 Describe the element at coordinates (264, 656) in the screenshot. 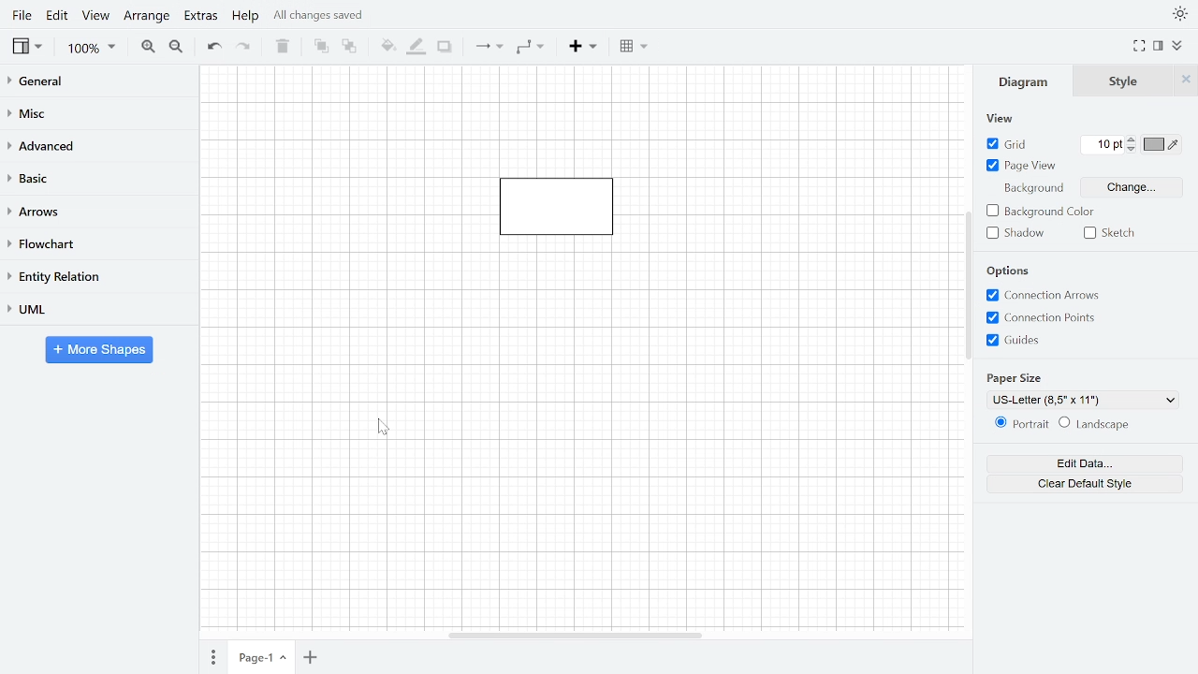

I see `Current page` at that location.